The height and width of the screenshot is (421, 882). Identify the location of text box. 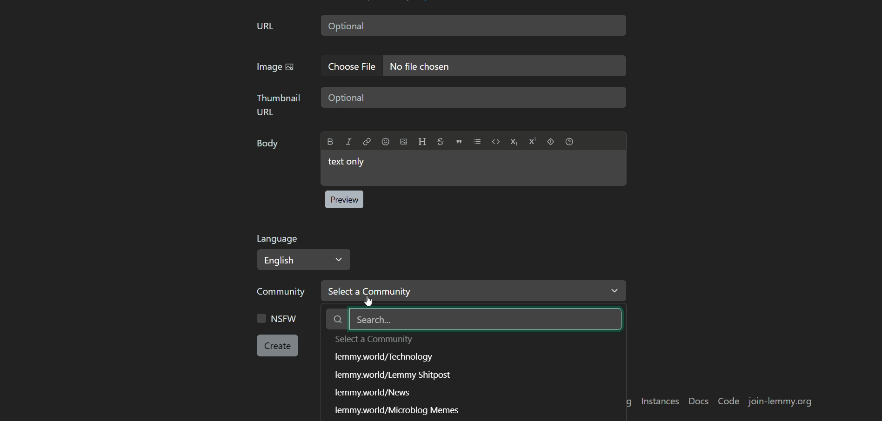
(474, 98).